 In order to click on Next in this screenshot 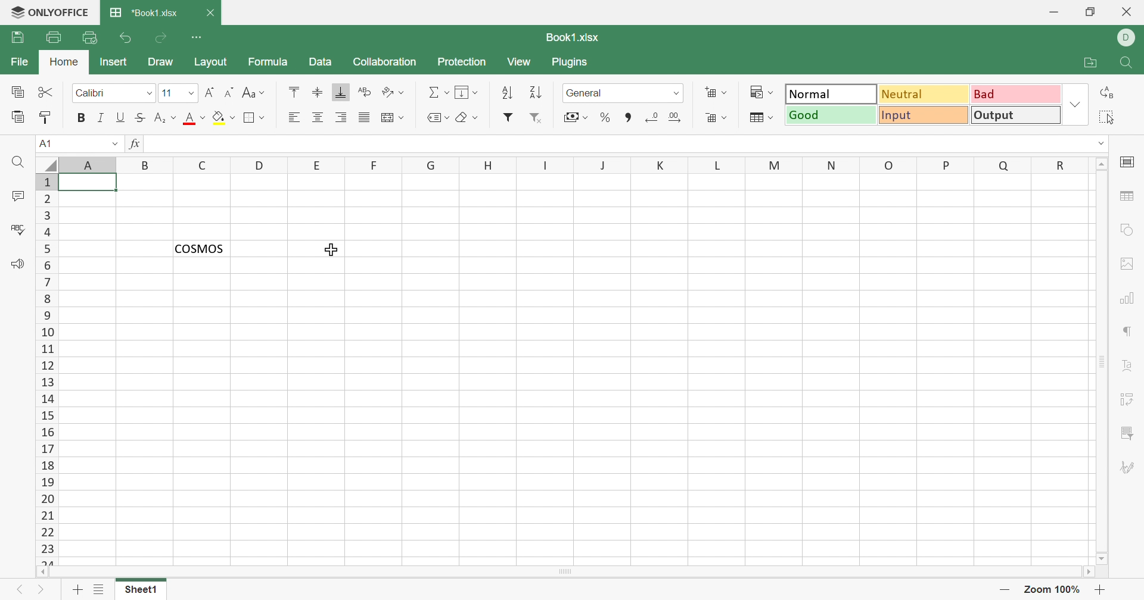, I will do `click(42, 592)`.